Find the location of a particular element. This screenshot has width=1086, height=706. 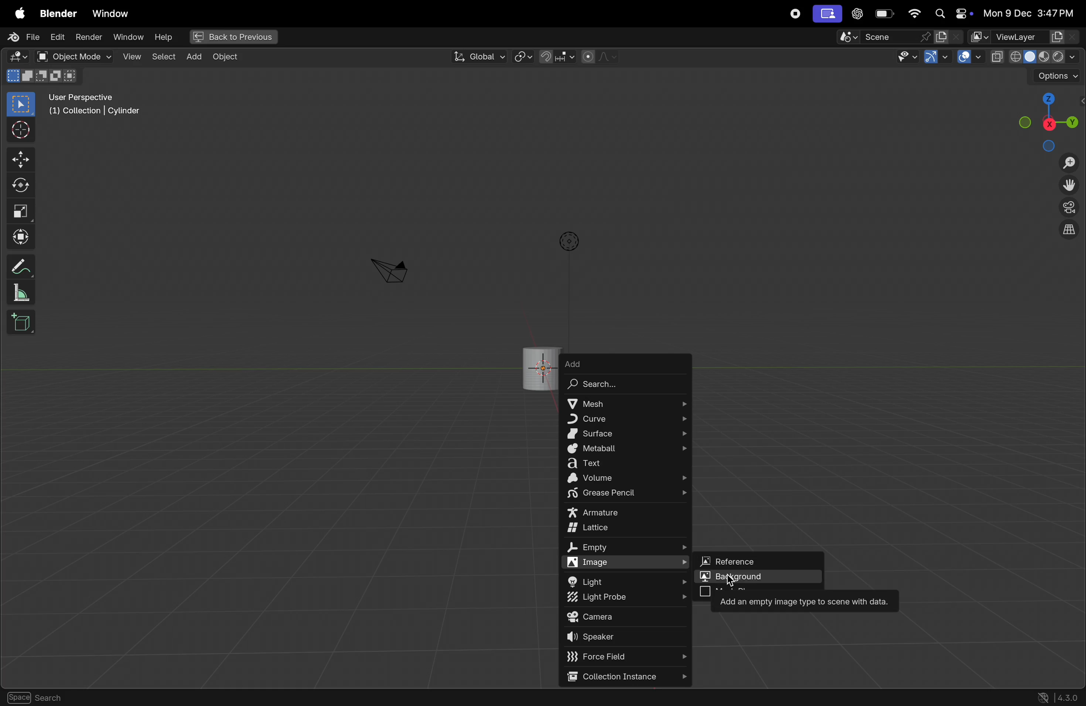

object is located at coordinates (141, 697).